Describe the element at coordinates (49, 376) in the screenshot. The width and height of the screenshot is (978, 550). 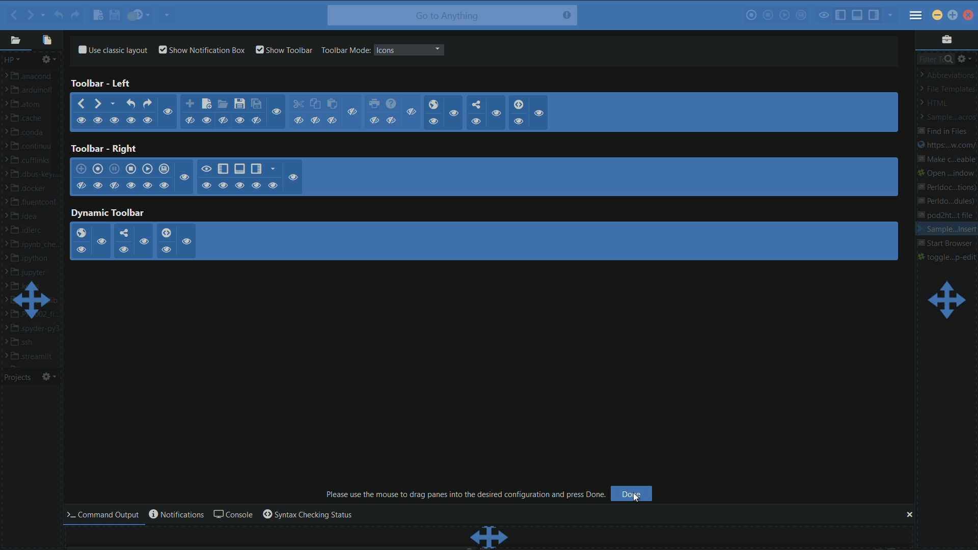
I see `Settings` at that location.